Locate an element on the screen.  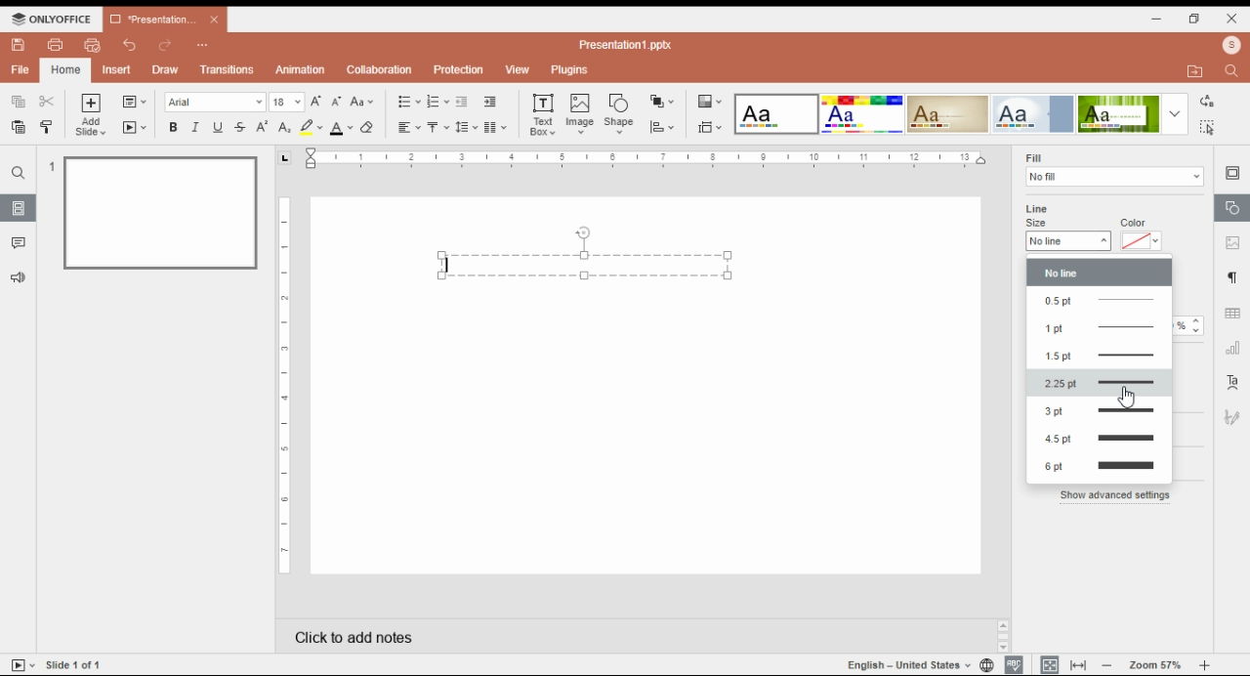
italics is located at coordinates (195, 127).